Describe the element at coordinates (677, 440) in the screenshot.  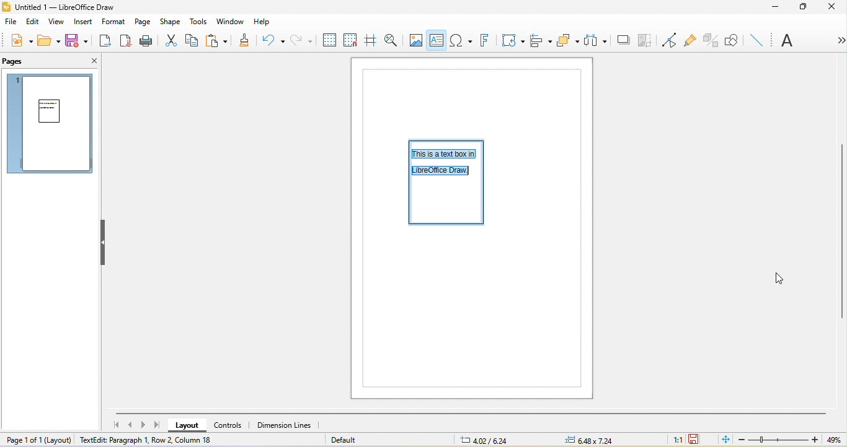
I see `1:1` at that location.